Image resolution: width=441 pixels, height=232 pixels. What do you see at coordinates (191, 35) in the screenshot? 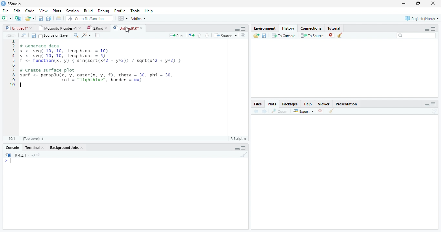
I see `Re-run the previous code region` at bounding box center [191, 35].